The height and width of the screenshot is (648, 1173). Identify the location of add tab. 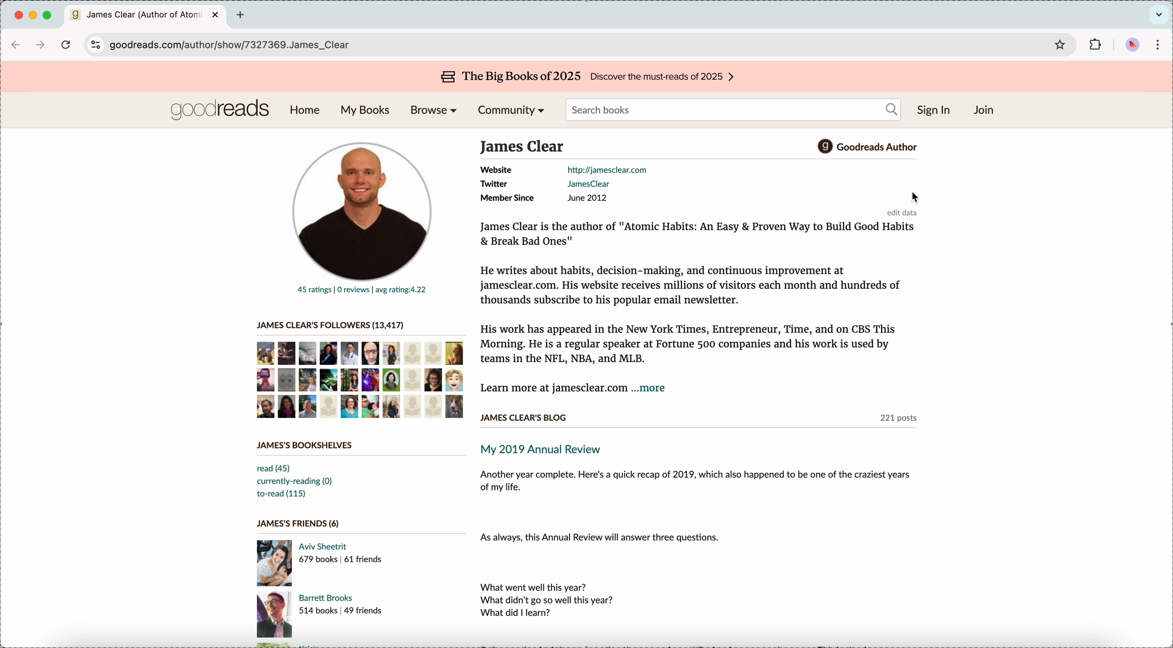
(242, 15).